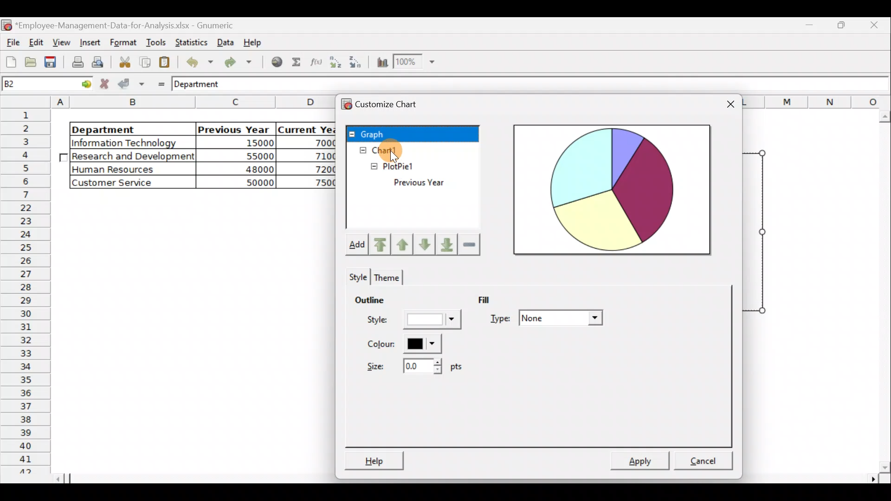 The image size is (891, 501). Describe the element at coordinates (297, 61) in the screenshot. I see `Sum into the current cell` at that location.